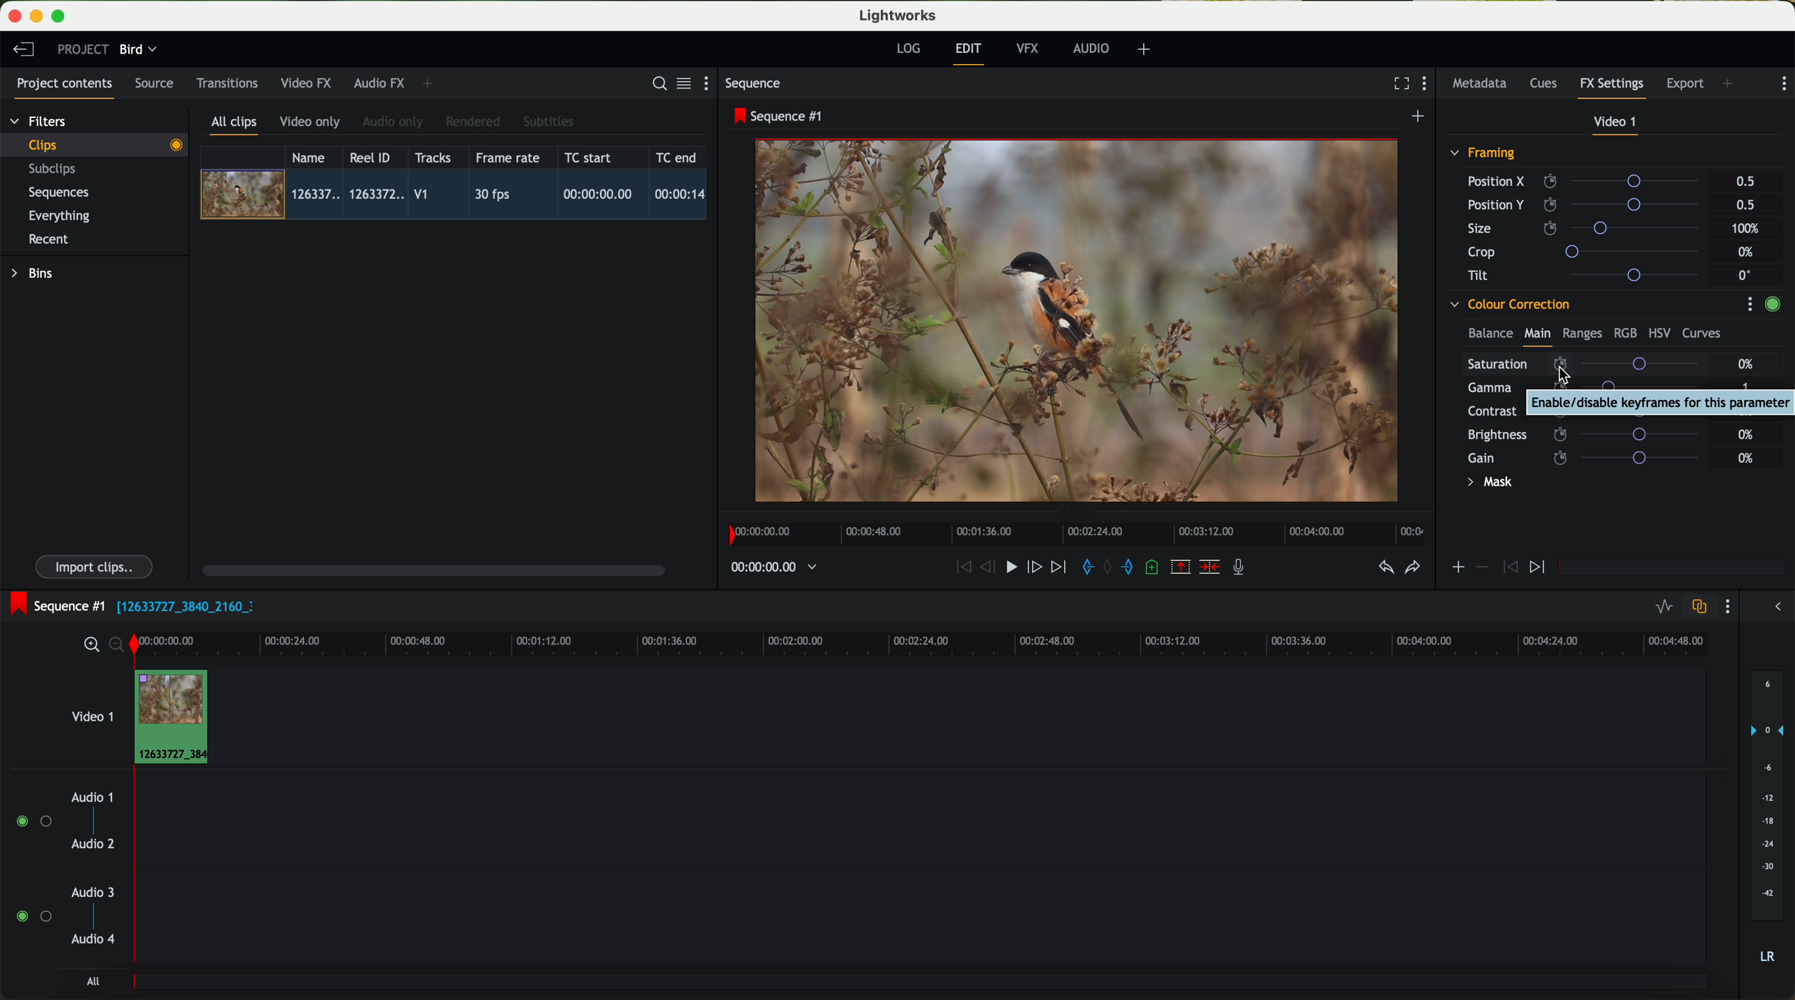  I want to click on Reel ID, so click(373, 157).